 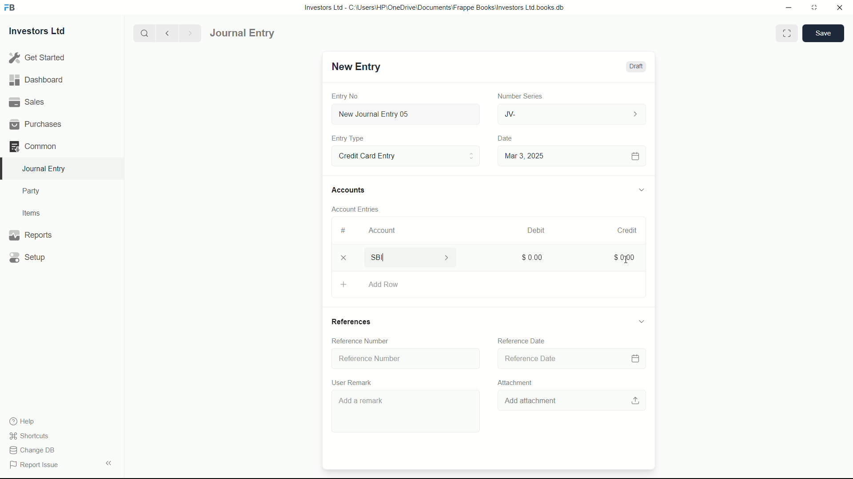 What do you see at coordinates (506, 138) in the screenshot?
I see `Date` at bounding box center [506, 138].